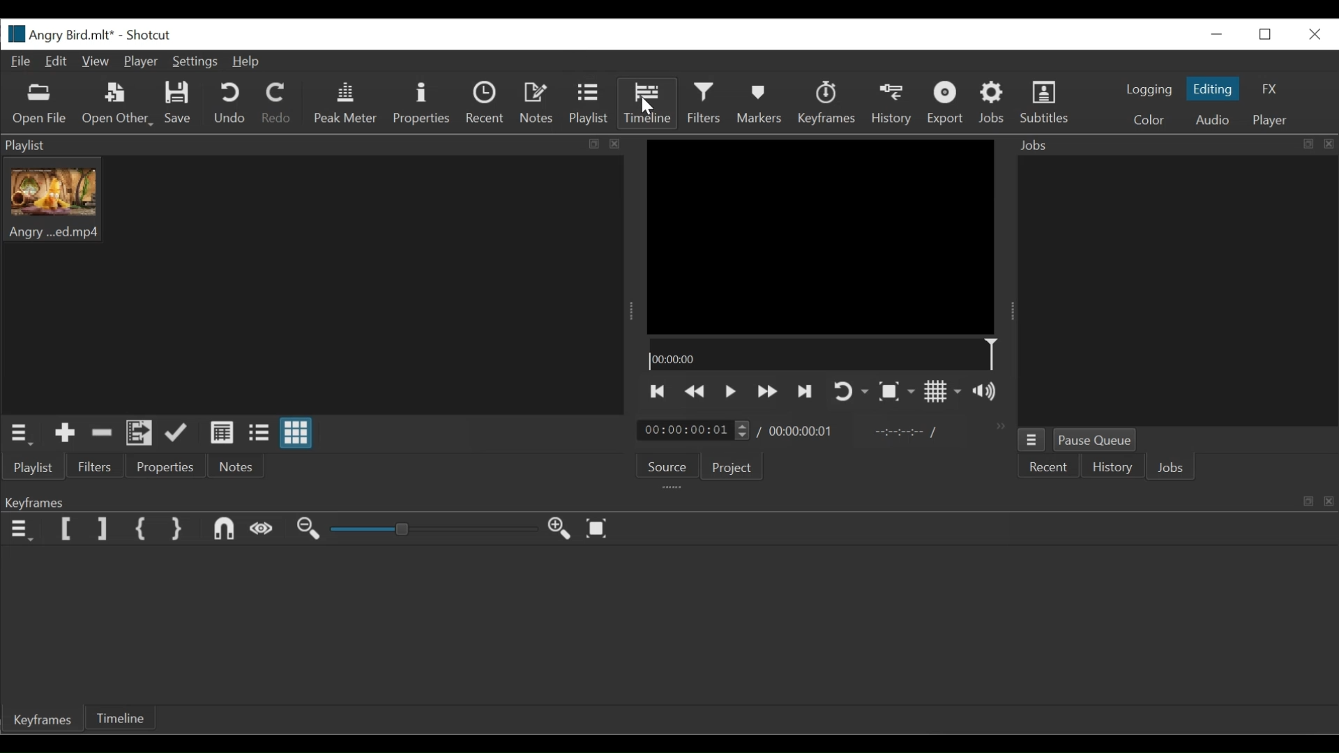  I want to click on Zoom Keyframe in , so click(560, 527).